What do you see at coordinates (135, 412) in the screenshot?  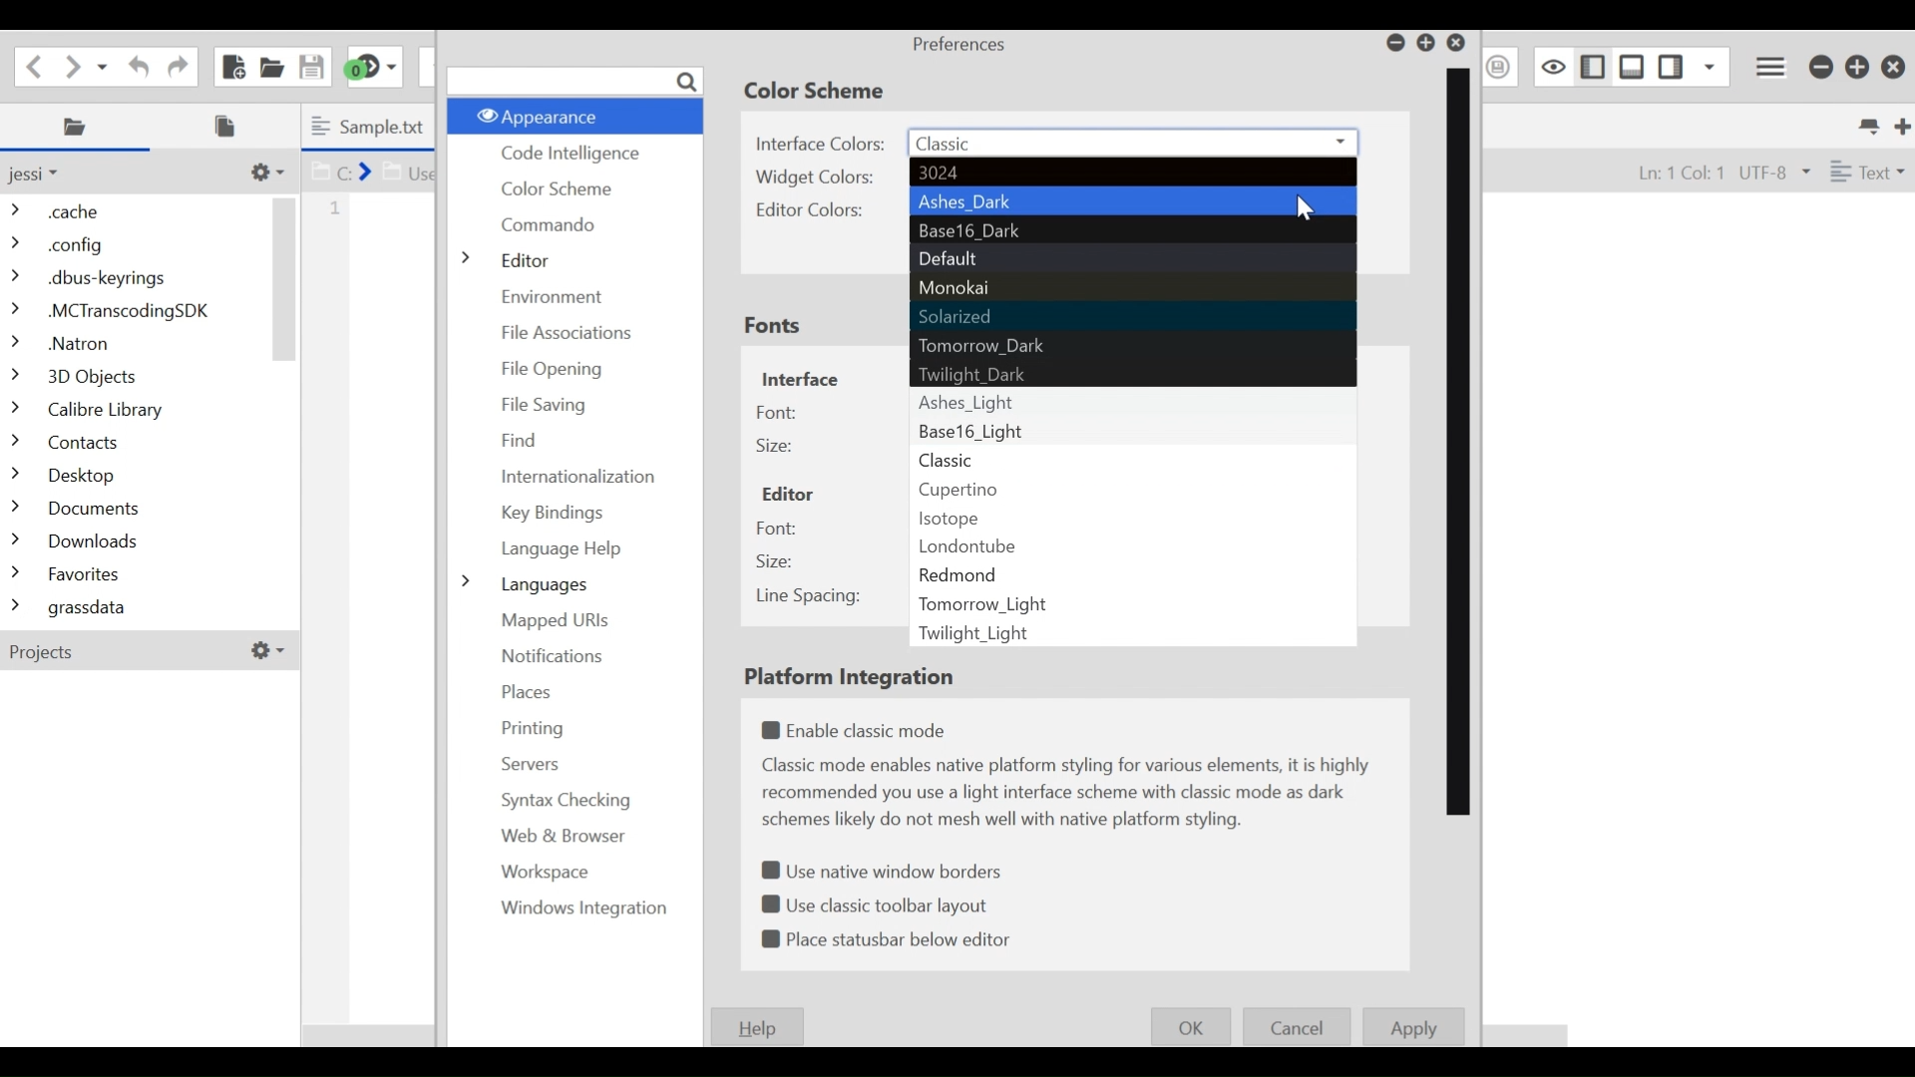 I see `Folders` at bounding box center [135, 412].